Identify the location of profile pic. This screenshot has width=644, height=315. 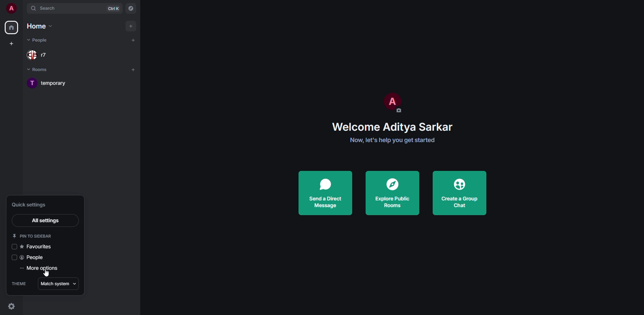
(391, 104).